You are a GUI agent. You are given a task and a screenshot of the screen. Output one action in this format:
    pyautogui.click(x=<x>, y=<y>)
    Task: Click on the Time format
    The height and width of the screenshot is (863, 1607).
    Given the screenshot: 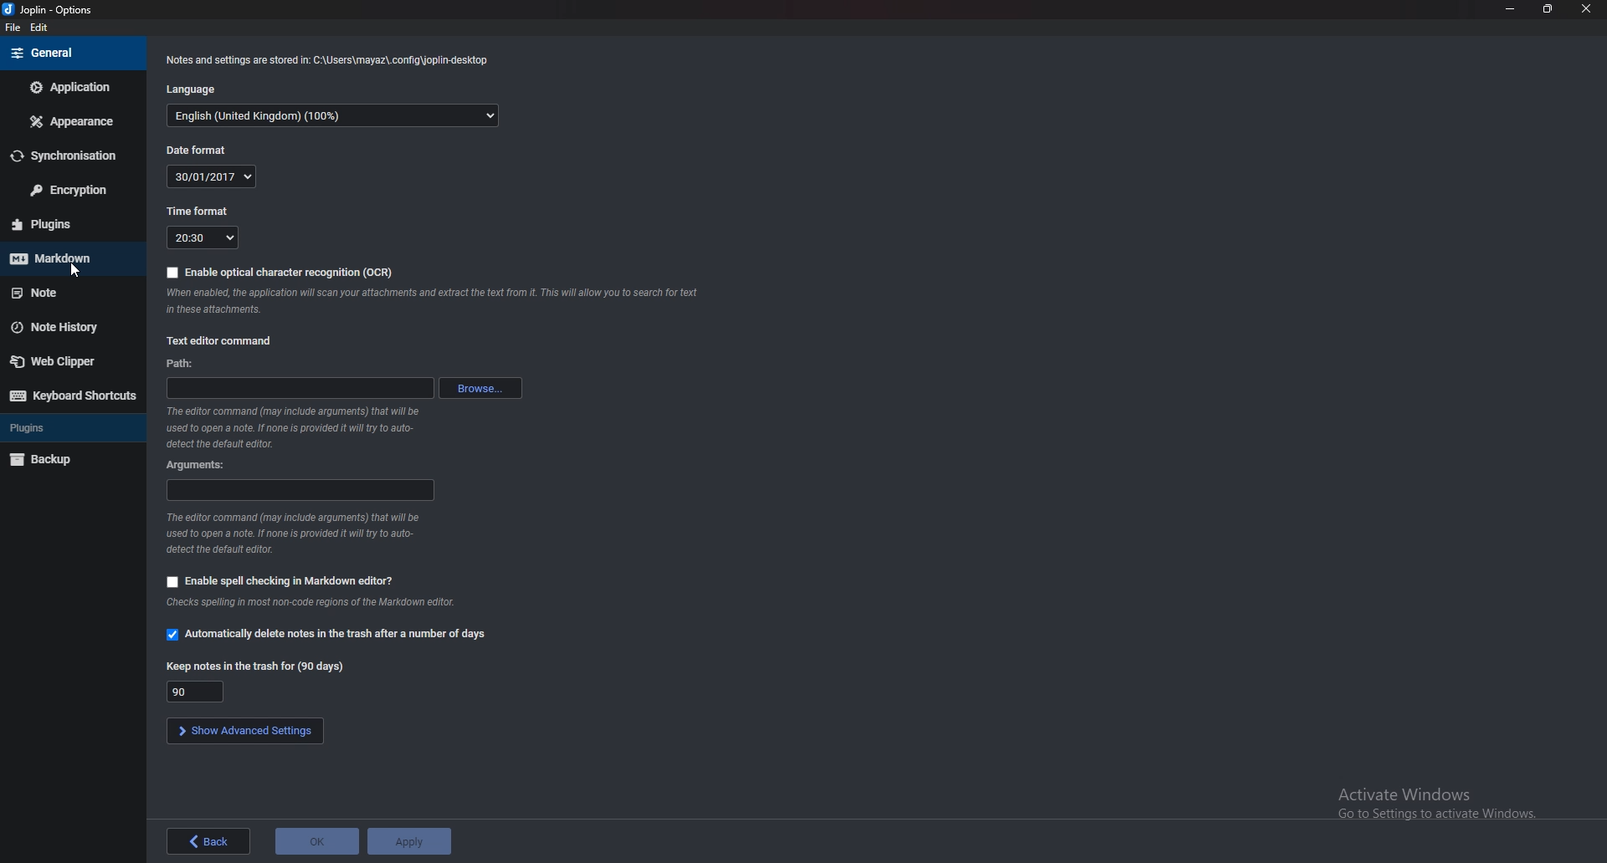 What is the action you would take?
    pyautogui.click(x=202, y=236)
    